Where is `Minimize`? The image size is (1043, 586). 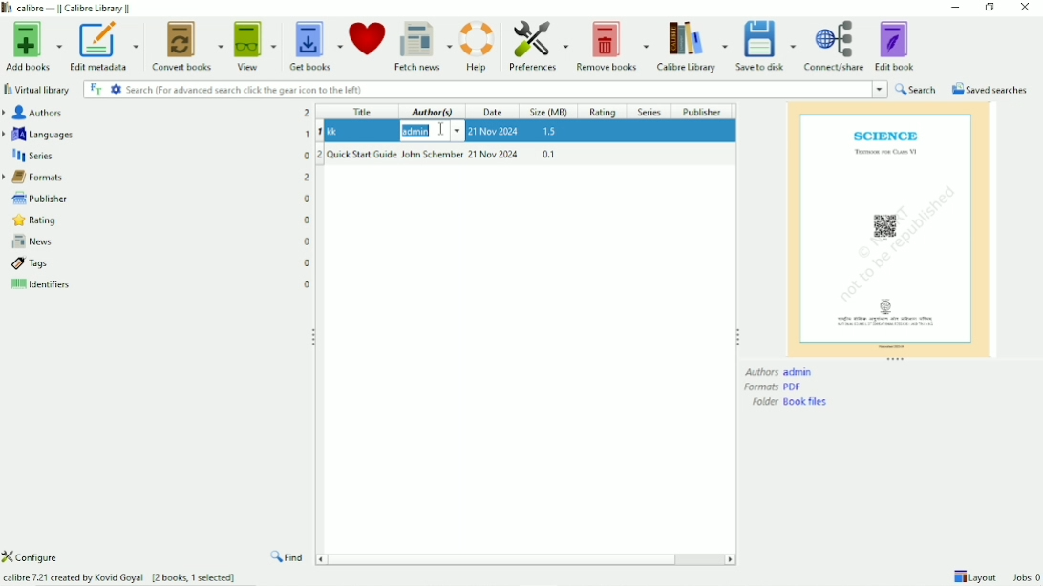
Minimize is located at coordinates (956, 7).